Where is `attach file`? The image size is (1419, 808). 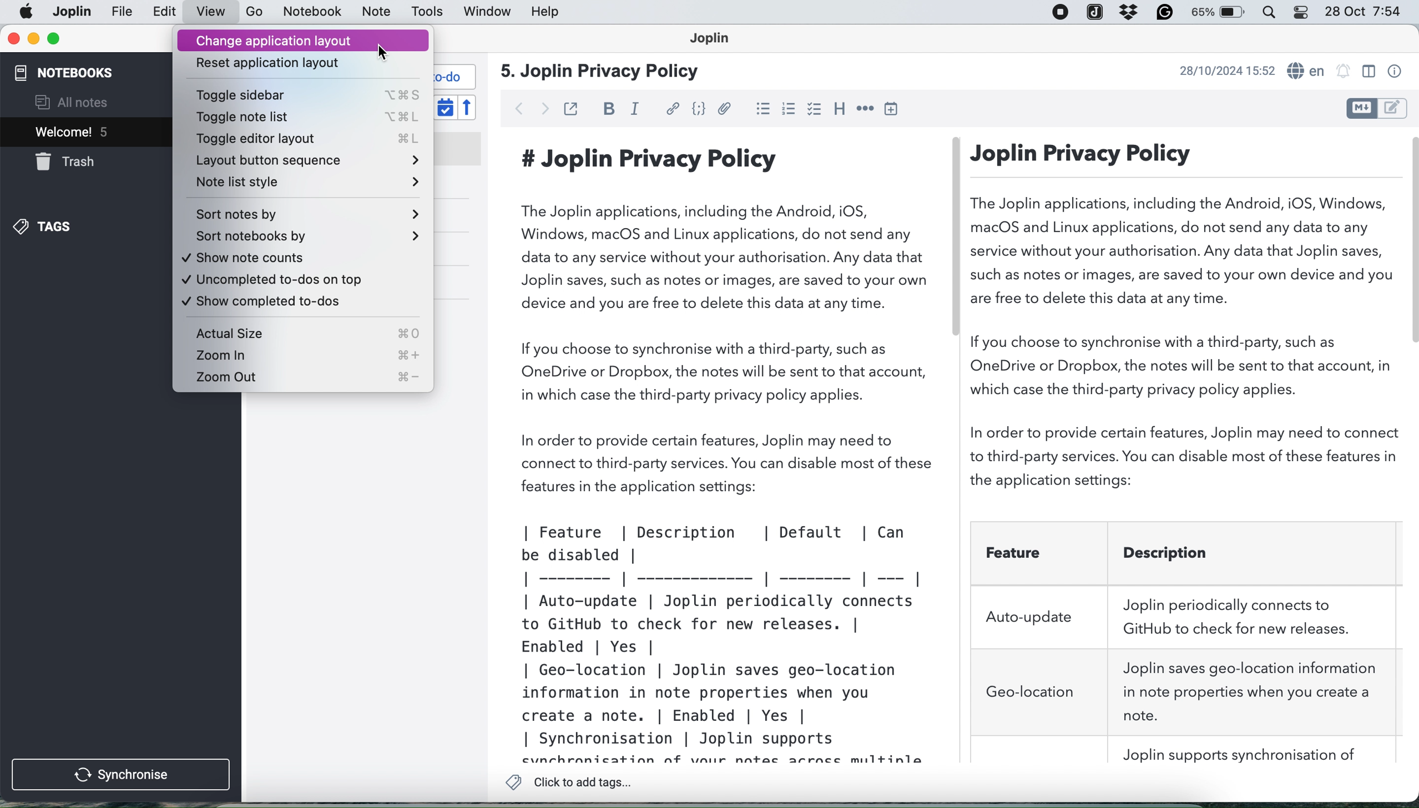 attach file is located at coordinates (726, 110).